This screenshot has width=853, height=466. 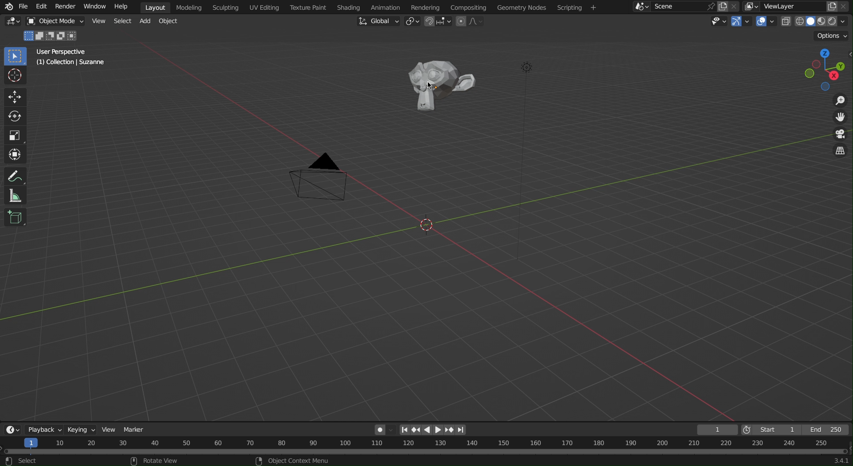 I want to click on Auto Keying, so click(x=385, y=430).